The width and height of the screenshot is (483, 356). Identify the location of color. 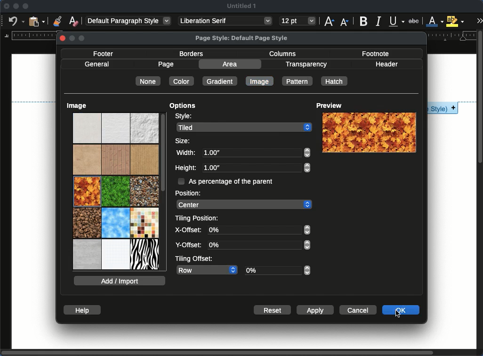
(181, 81).